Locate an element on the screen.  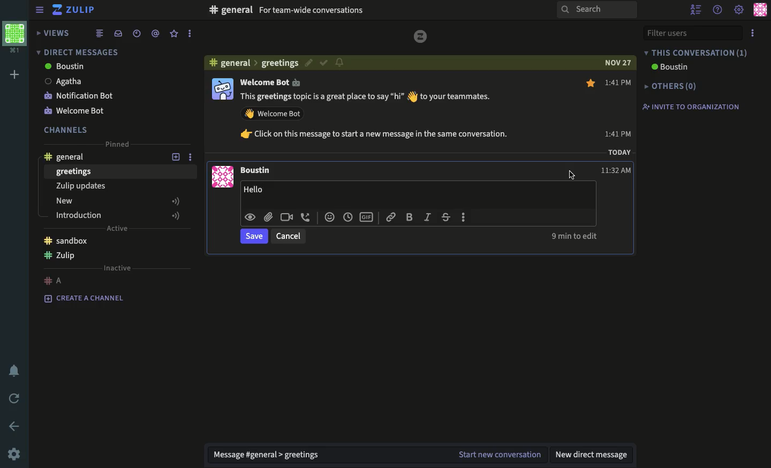
Zulip is located at coordinates (75, 11).